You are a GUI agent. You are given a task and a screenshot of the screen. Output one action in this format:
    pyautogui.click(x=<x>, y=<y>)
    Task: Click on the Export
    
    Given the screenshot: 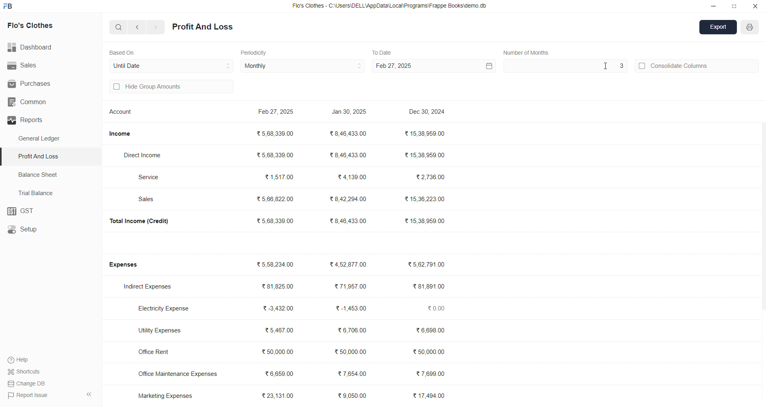 What is the action you would take?
    pyautogui.click(x=719, y=28)
    